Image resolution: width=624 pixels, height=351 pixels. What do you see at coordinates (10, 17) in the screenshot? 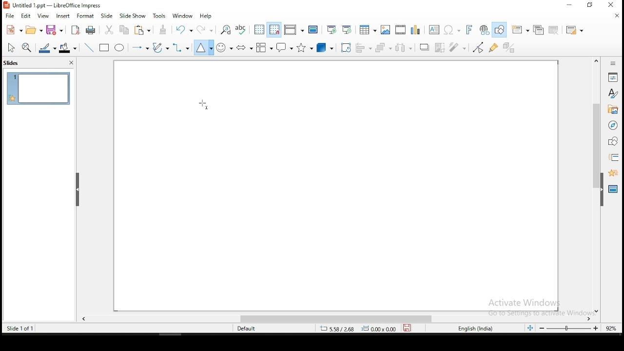
I see `file` at bounding box center [10, 17].